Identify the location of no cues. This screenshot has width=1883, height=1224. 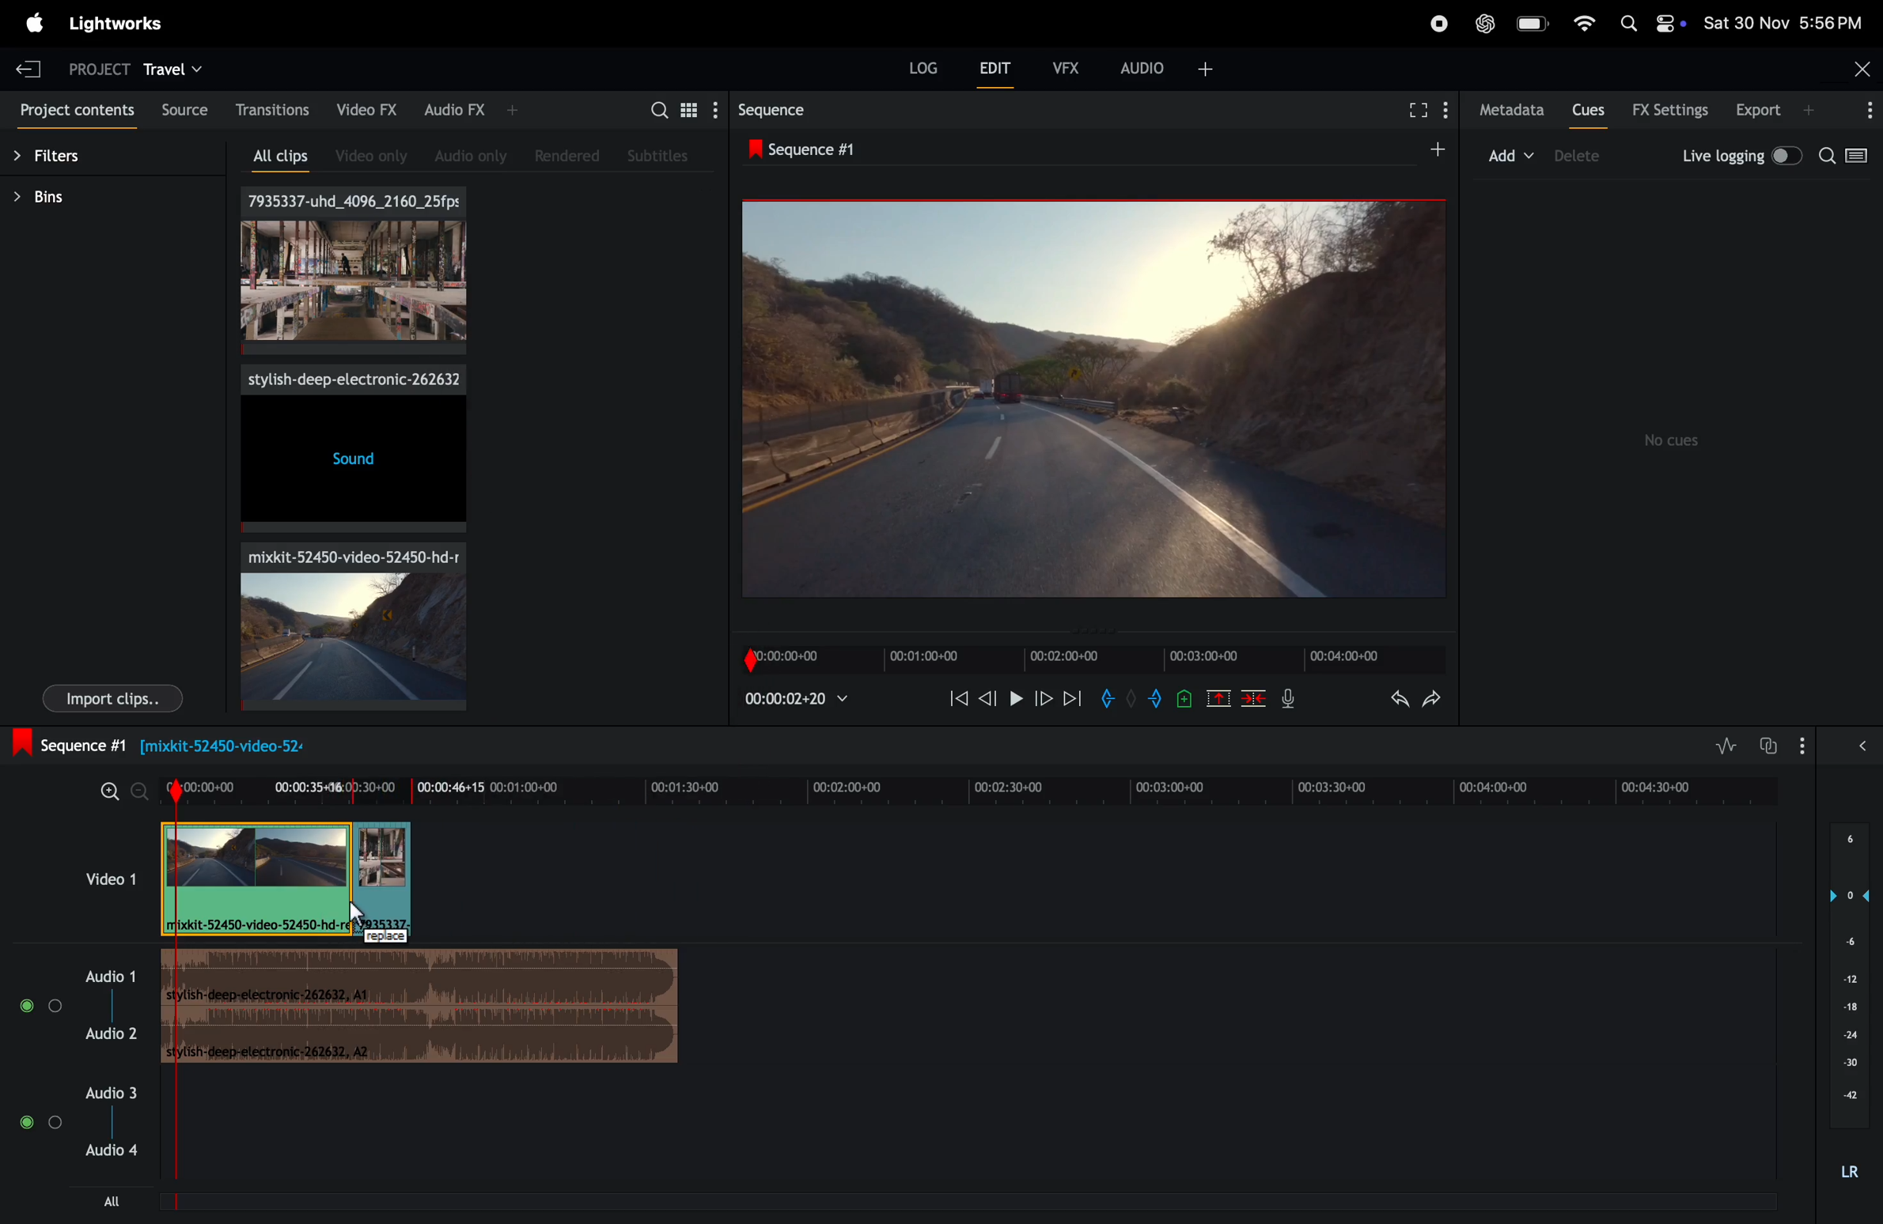
(1674, 440).